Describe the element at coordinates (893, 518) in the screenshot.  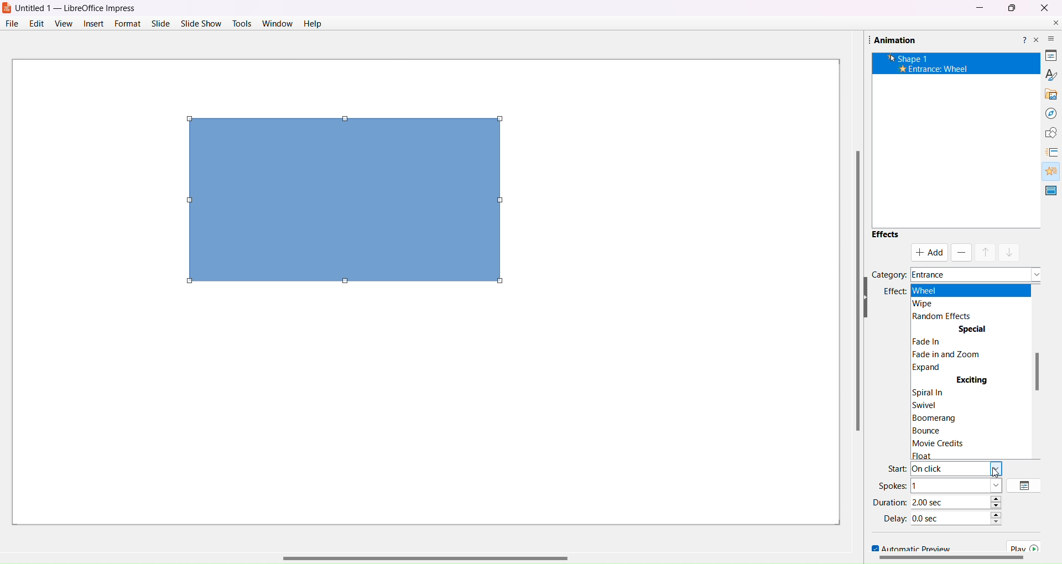
I see `Delay` at that location.